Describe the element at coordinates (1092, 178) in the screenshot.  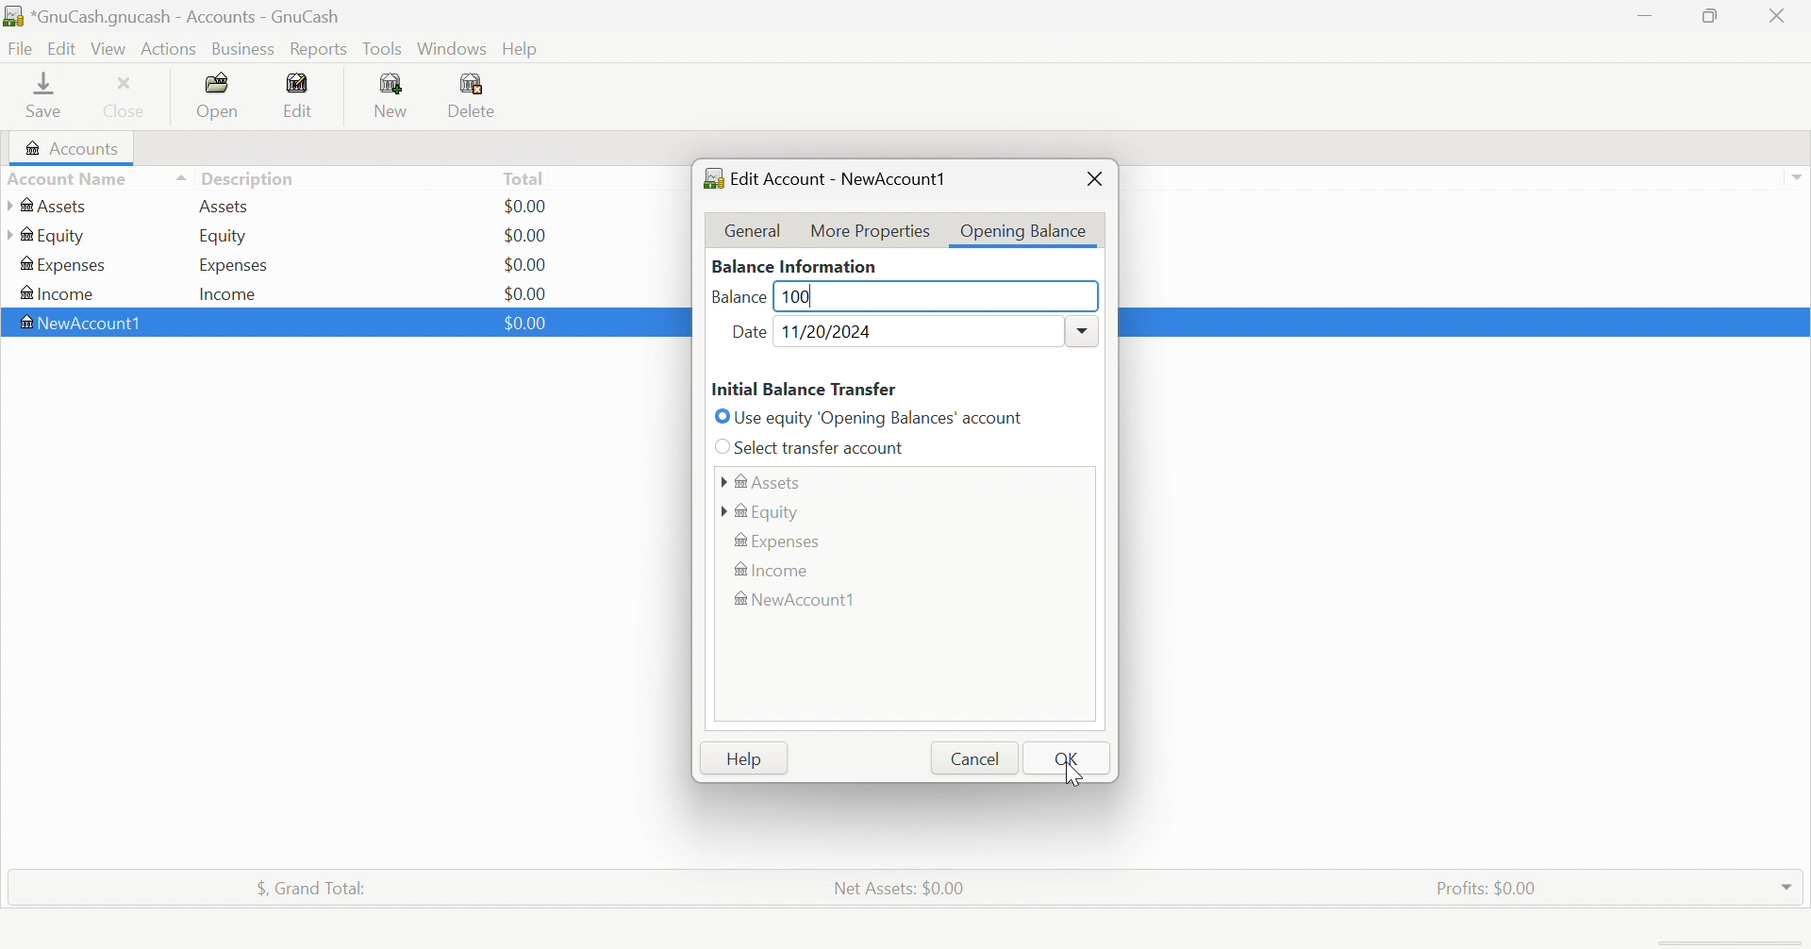
I see `close` at that location.